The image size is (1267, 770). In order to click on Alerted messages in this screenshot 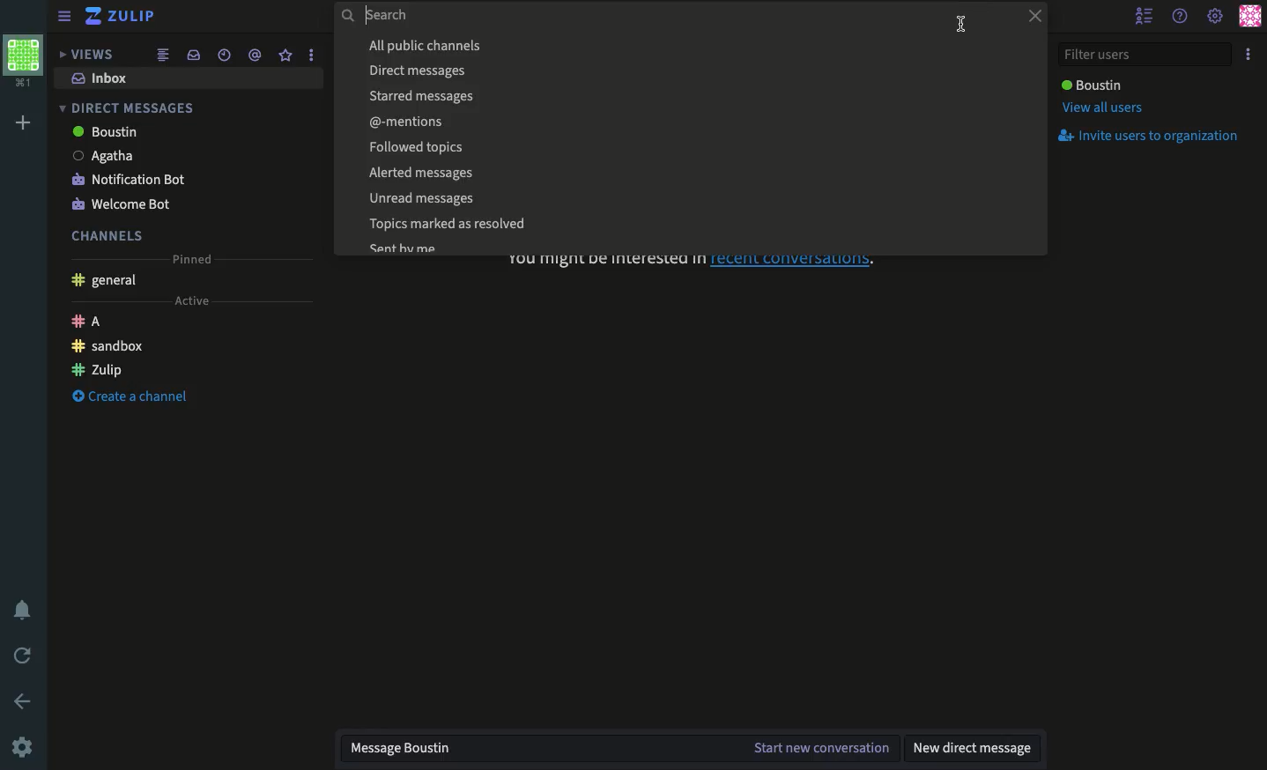, I will do `click(694, 173)`.